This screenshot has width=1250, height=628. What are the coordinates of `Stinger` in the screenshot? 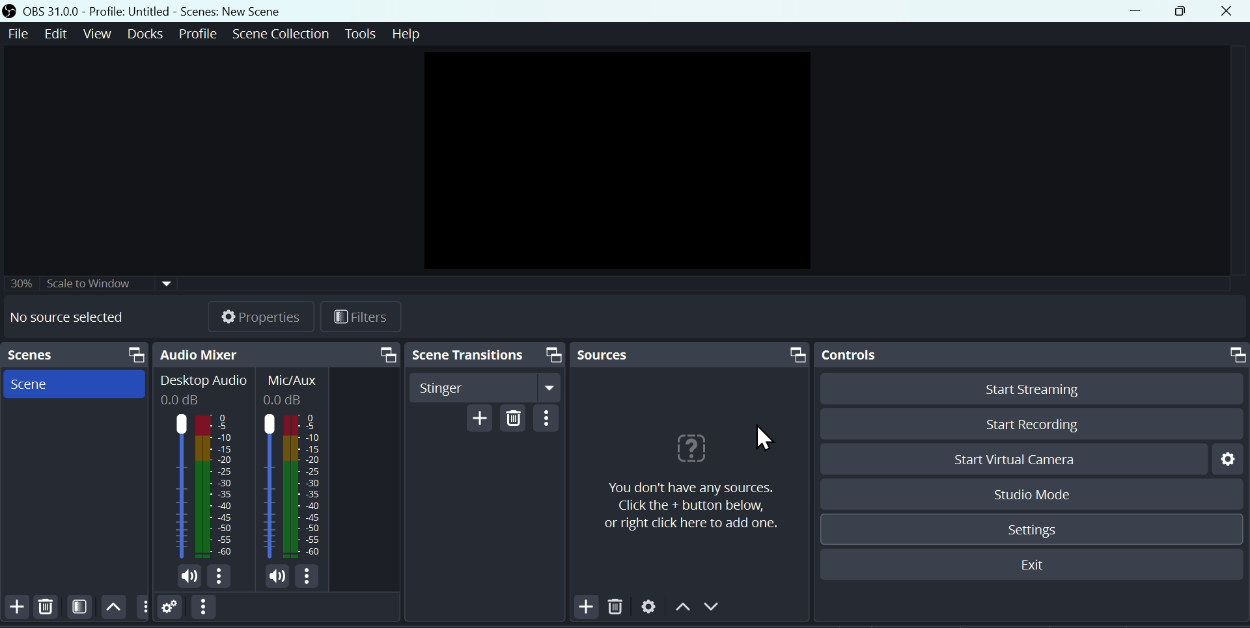 It's located at (483, 387).